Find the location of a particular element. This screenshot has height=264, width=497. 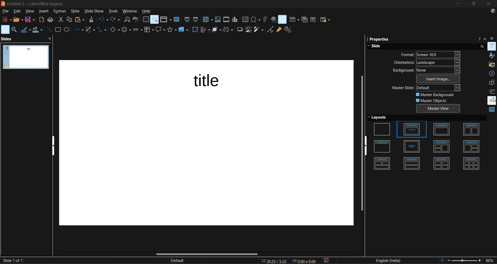

fit to slide is located at coordinates (443, 261).